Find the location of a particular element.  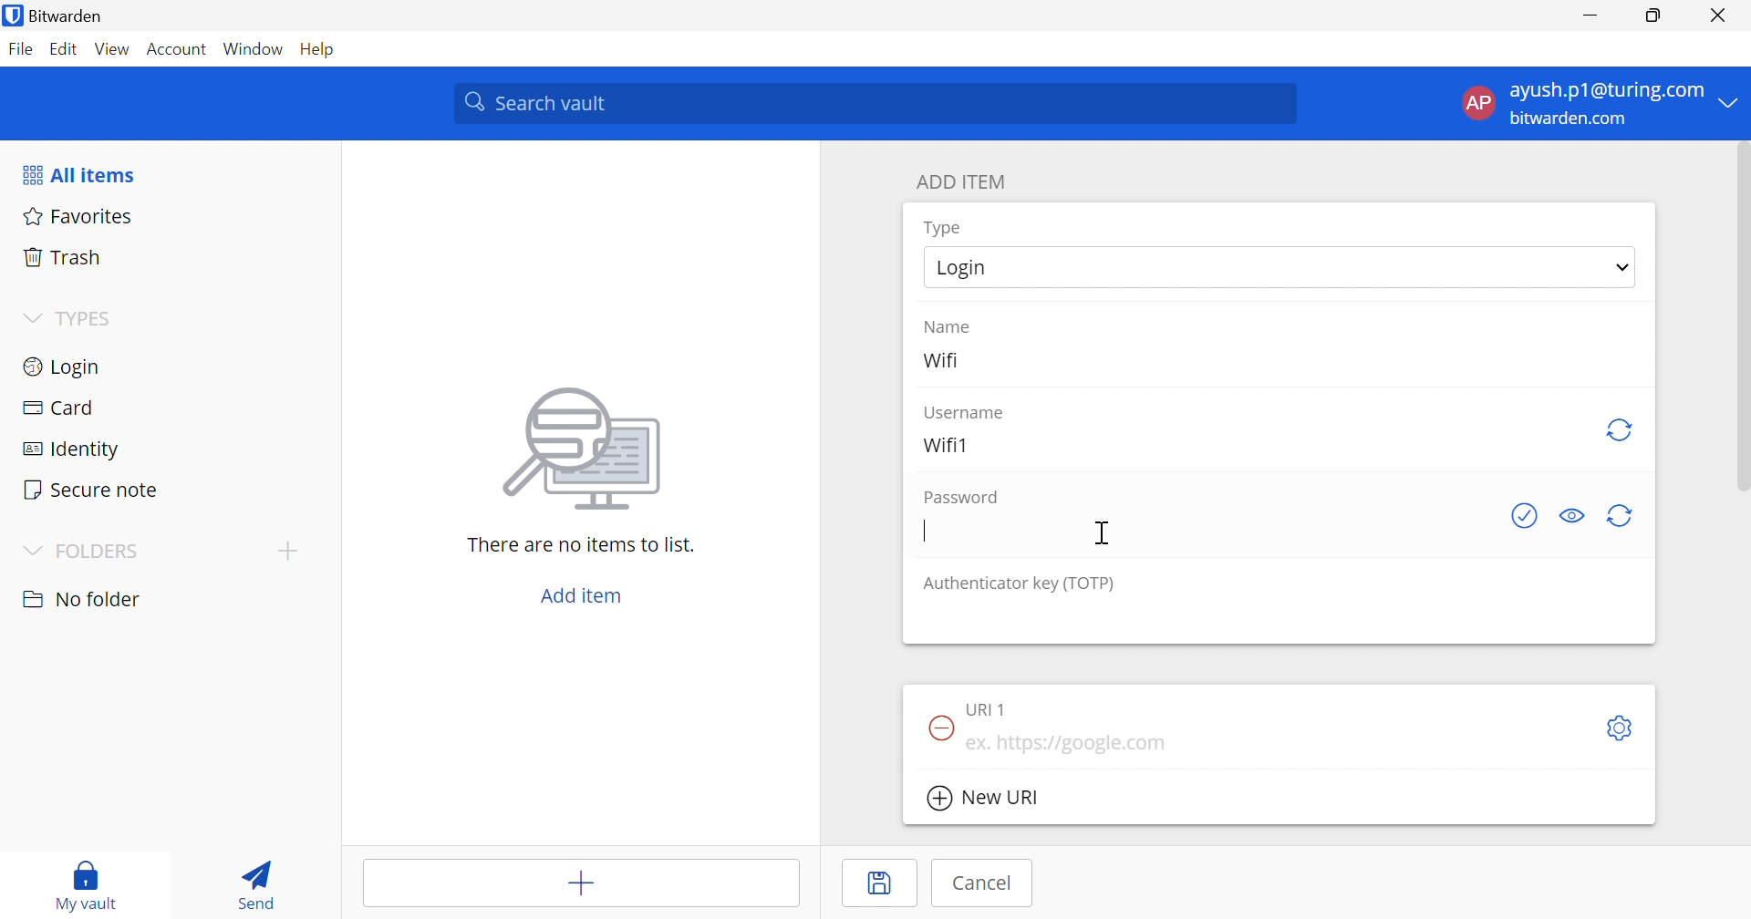

Drop Down is located at coordinates (287, 550).